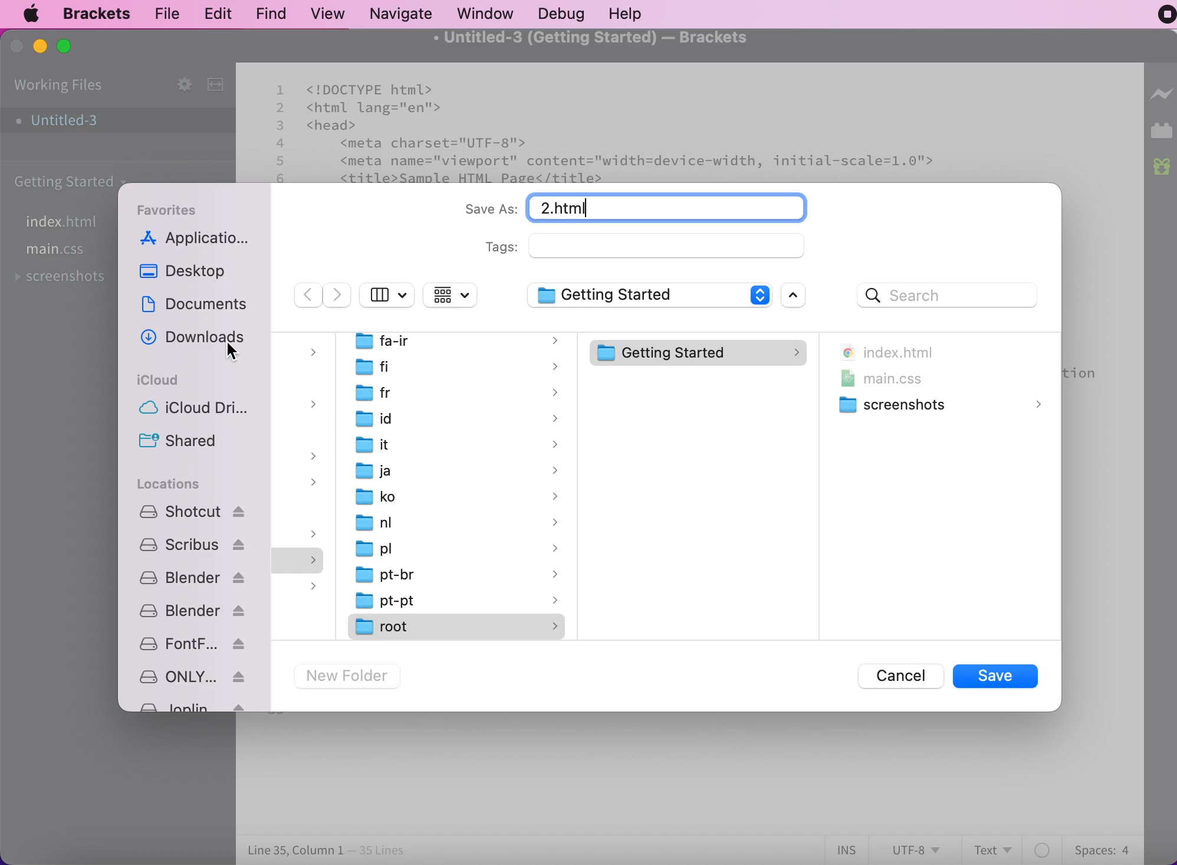 Image resolution: width=1177 pixels, height=865 pixels. I want to click on dropdown, so click(313, 586).